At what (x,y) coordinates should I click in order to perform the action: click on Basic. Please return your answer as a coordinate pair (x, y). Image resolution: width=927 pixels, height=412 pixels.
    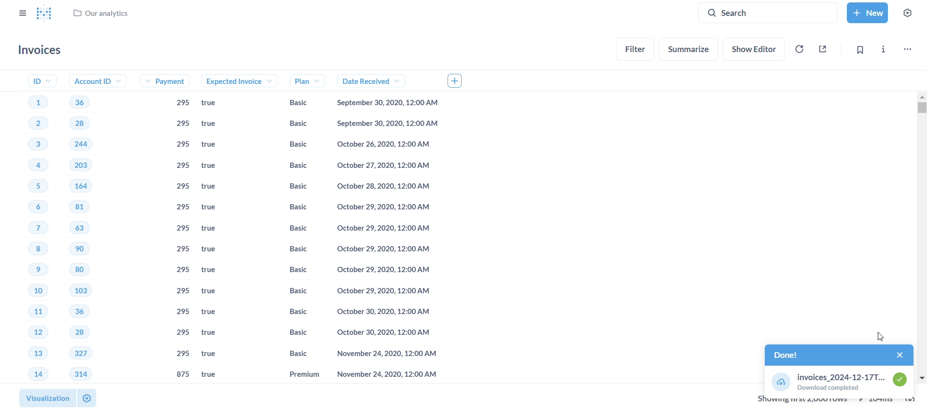
    Looking at the image, I should click on (294, 313).